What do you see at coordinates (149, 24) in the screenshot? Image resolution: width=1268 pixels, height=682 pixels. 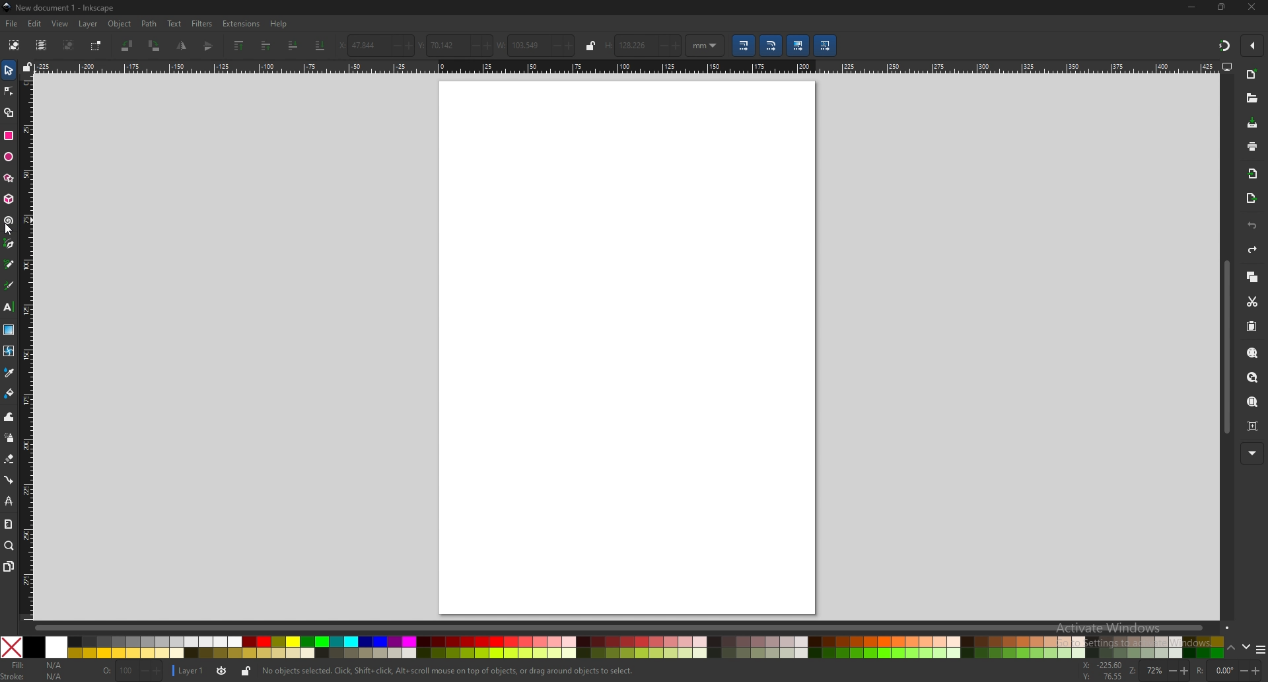 I see `path` at bounding box center [149, 24].